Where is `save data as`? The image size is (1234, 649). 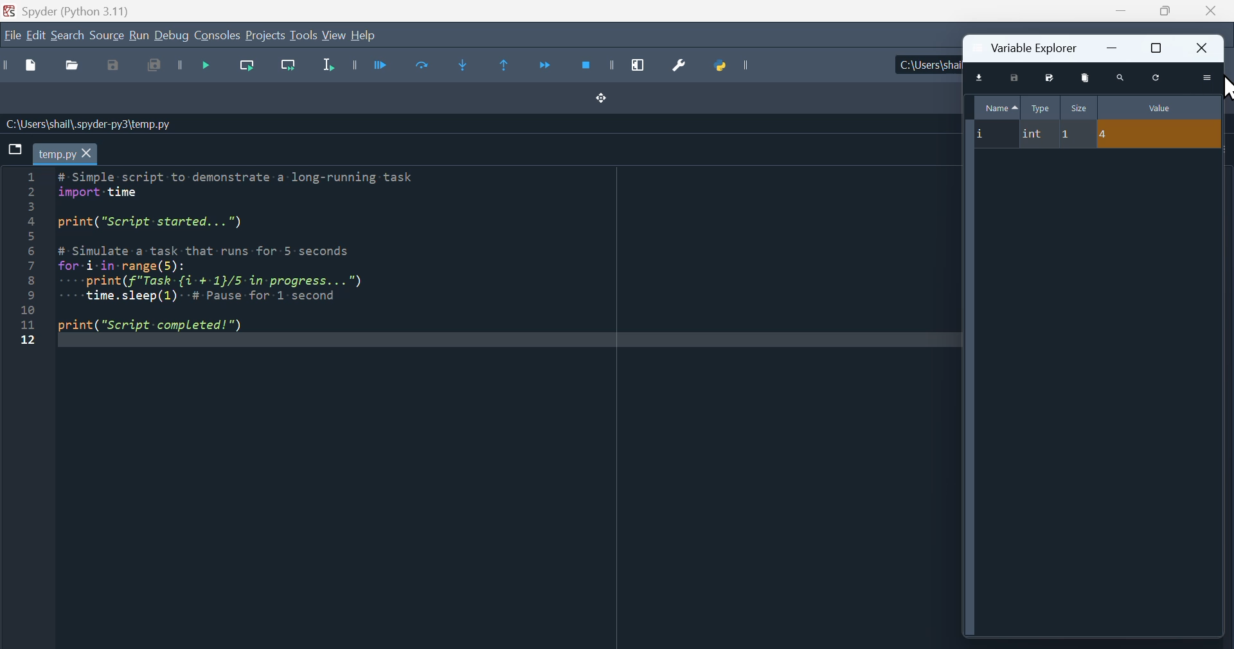
save data as is located at coordinates (1048, 77).